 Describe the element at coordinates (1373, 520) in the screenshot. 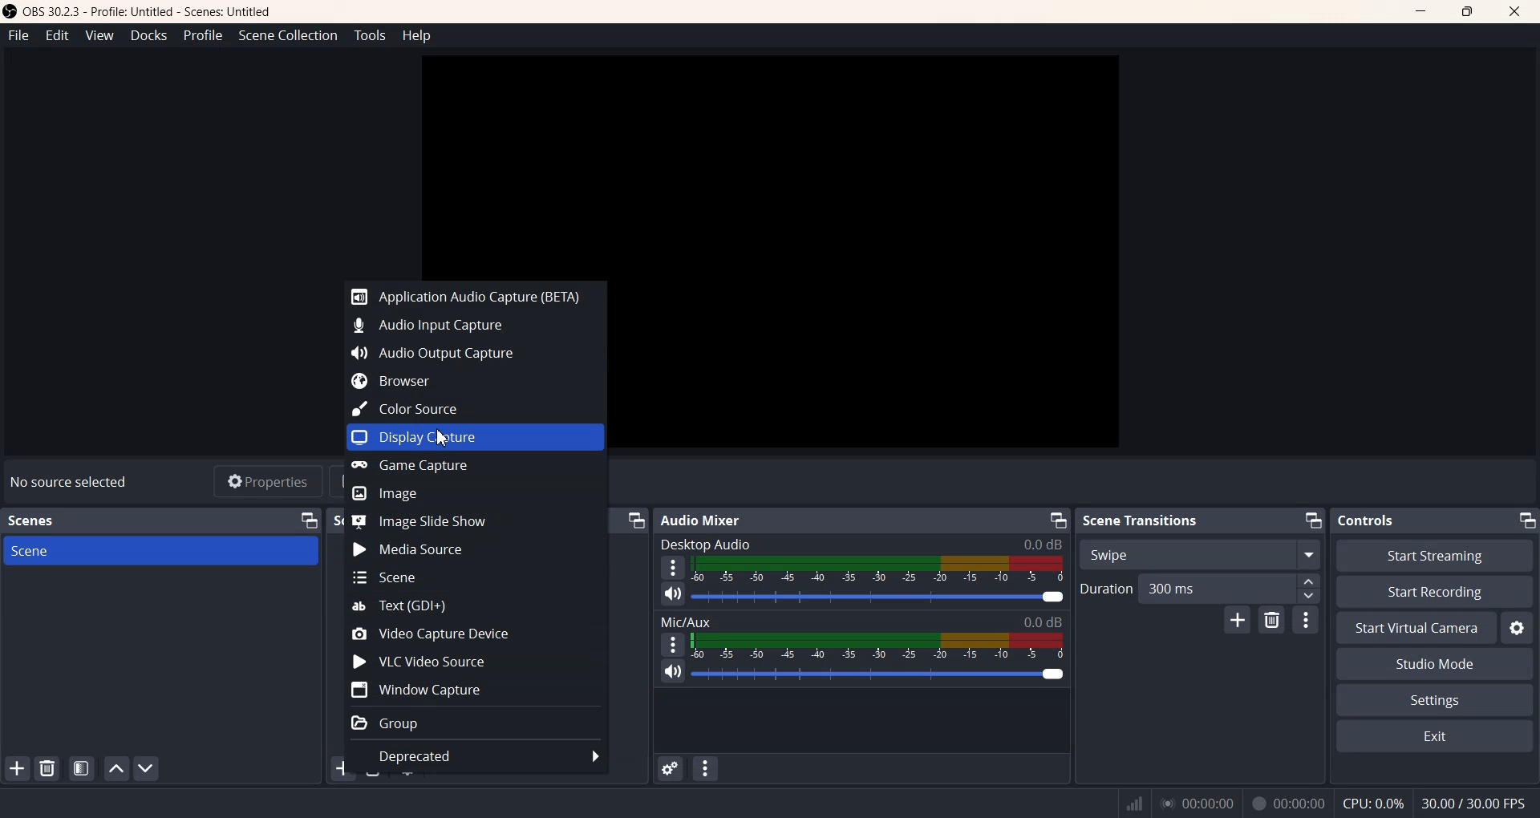

I see `Controls` at that location.